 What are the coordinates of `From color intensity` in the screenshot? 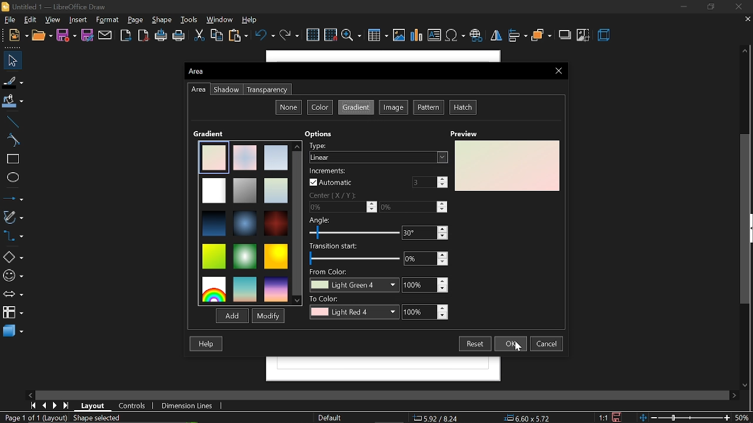 It's located at (424, 285).